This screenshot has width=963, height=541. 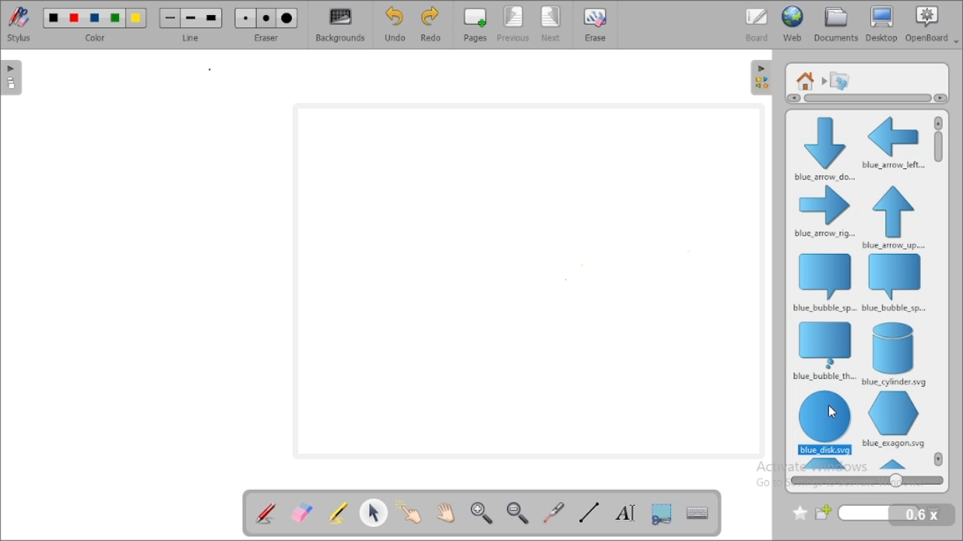 I want to click on draw lines, so click(x=588, y=512).